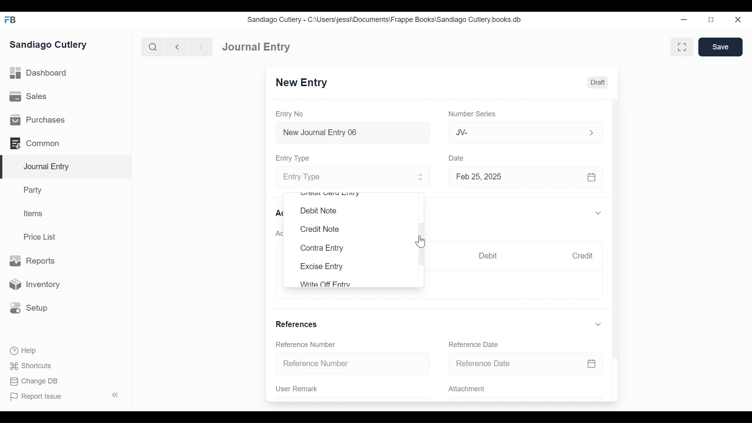 Image resolution: width=752 pixels, height=423 pixels. What do you see at coordinates (466, 389) in the screenshot?
I see `Attachment` at bounding box center [466, 389].